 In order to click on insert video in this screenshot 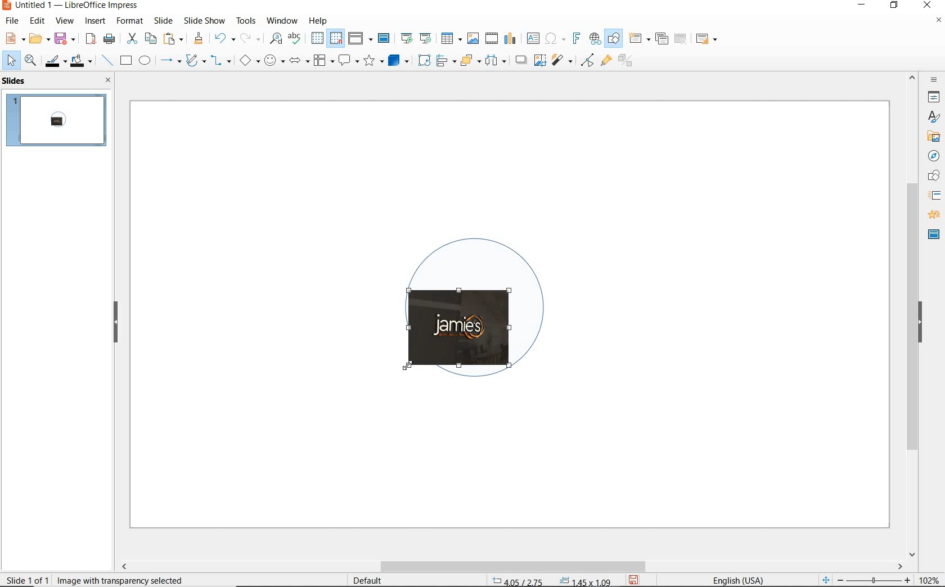, I will do `click(490, 38)`.